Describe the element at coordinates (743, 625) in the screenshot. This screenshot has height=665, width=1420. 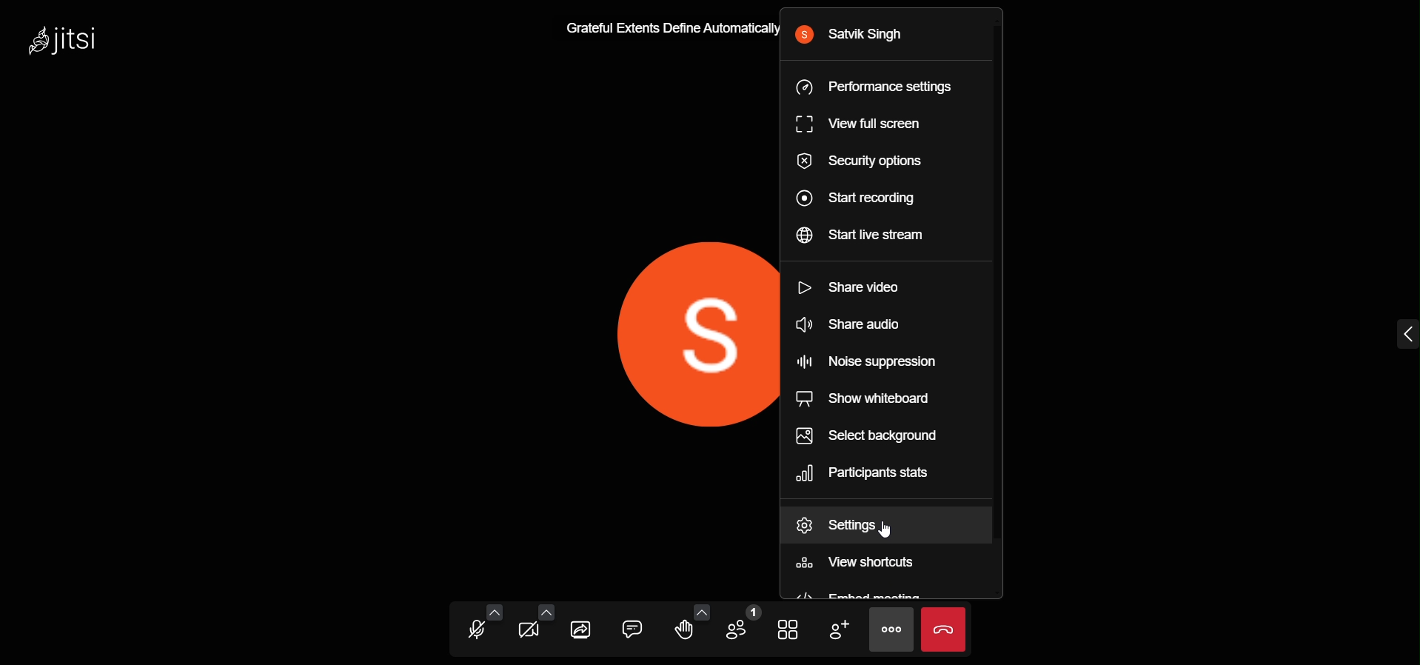
I see `participants` at that location.